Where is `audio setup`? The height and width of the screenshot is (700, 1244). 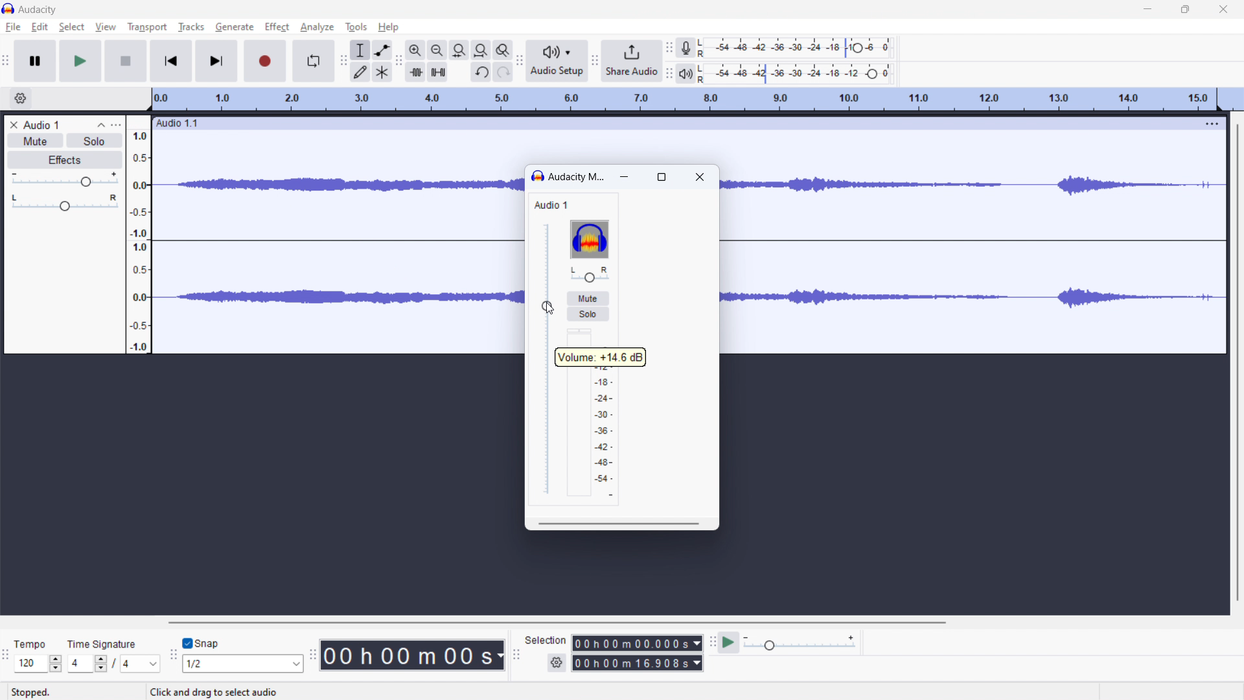
audio setup is located at coordinates (557, 62).